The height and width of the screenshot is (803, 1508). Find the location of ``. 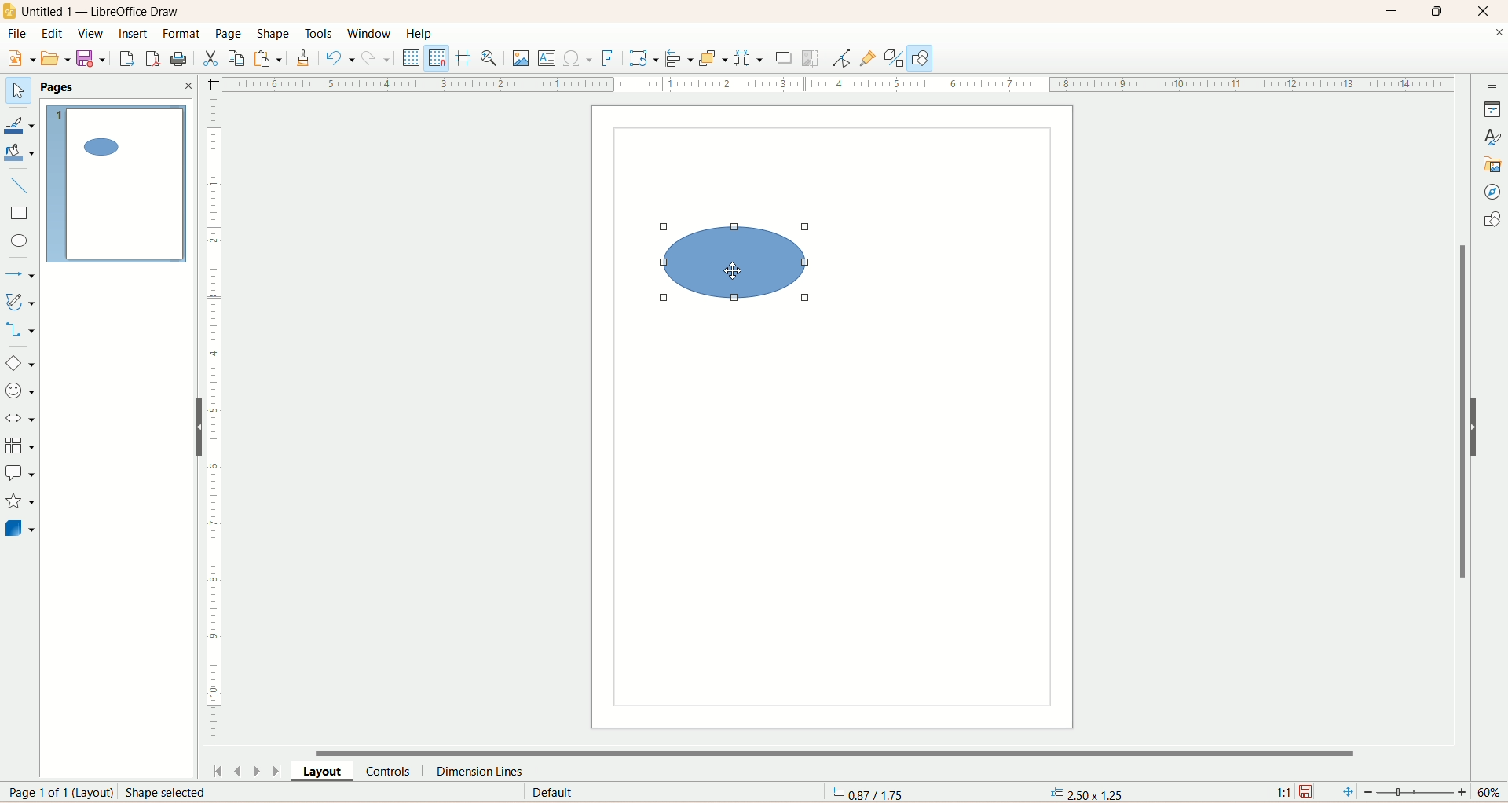

 is located at coordinates (521, 58).